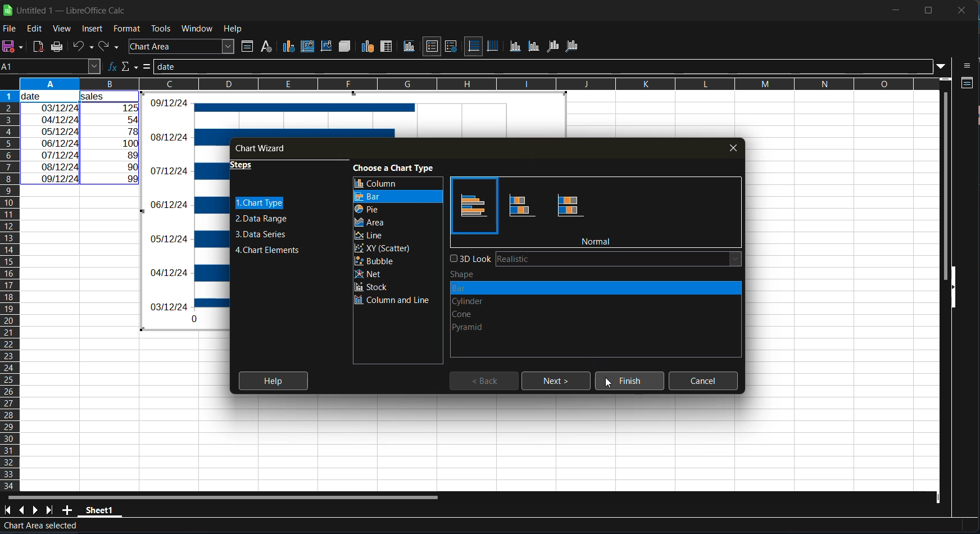  What do you see at coordinates (945, 178) in the screenshot?
I see `vertical scroll bar` at bounding box center [945, 178].